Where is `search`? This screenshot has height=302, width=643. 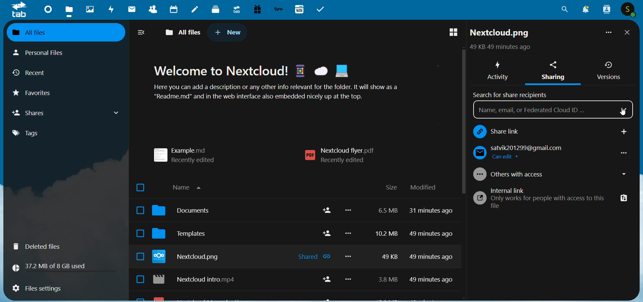 search is located at coordinates (565, 11).